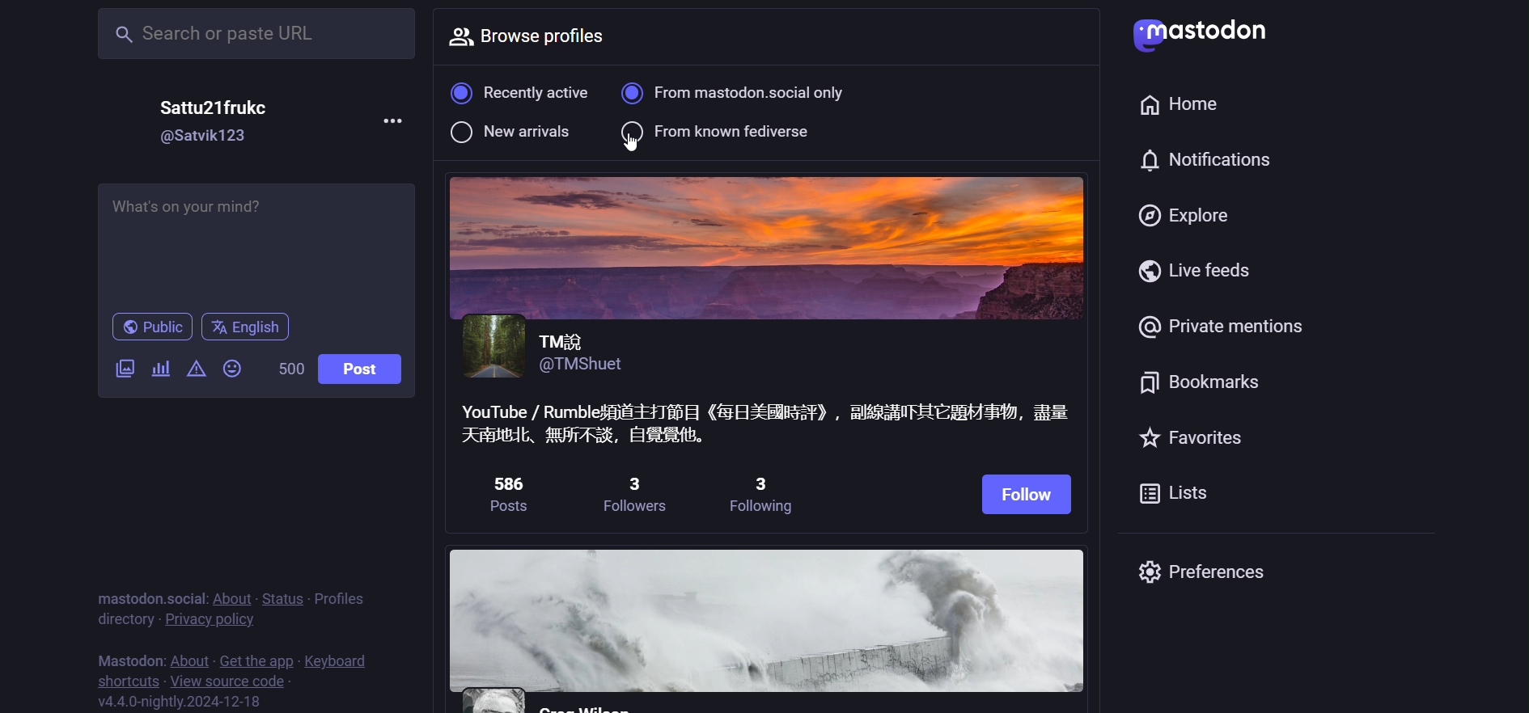 Image resolution: width=1529 pixels, height=713 pixels. I want to click on shortcut, so click(125, 681).